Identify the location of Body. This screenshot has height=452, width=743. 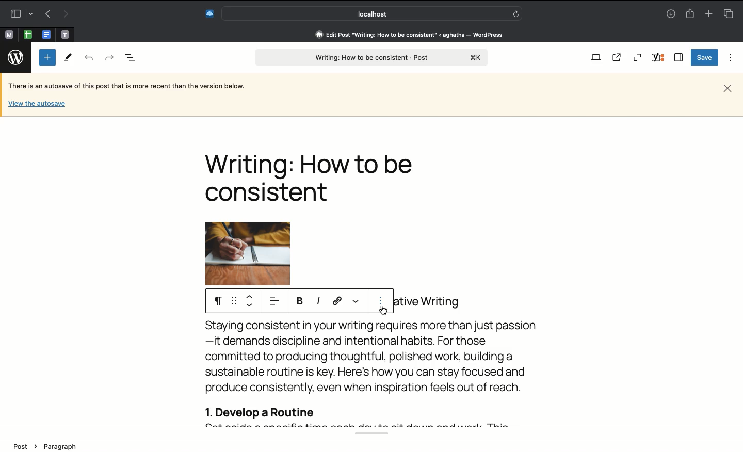
(372, 375).